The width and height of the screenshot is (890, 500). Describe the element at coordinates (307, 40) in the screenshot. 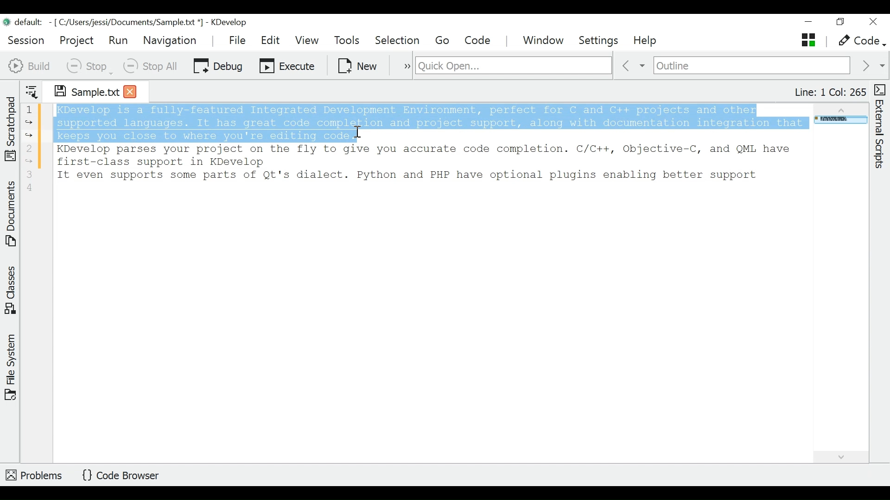

I see `View` at that location.